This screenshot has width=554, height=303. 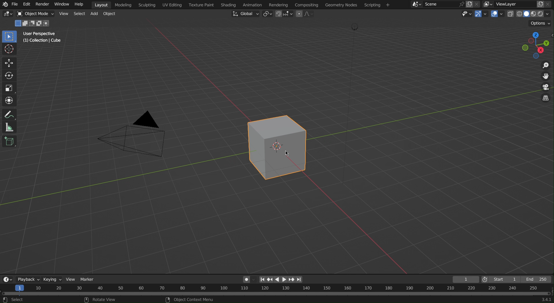 I want to click on Measure, so click(x=10, y=127).